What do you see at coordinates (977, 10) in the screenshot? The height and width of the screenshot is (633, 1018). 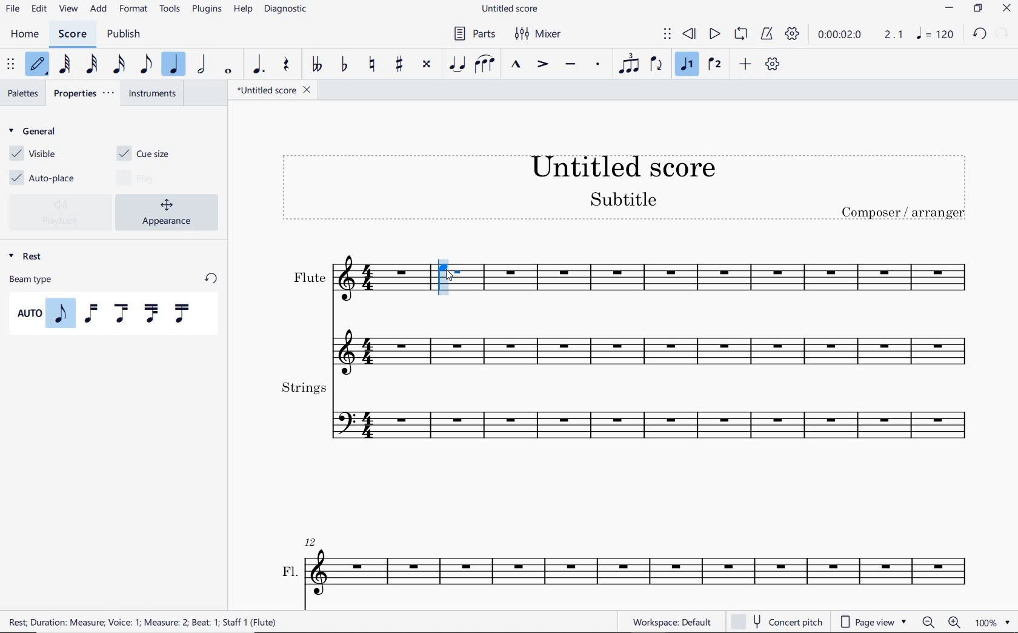 I see `restore down` at bounding box center [977, 10].